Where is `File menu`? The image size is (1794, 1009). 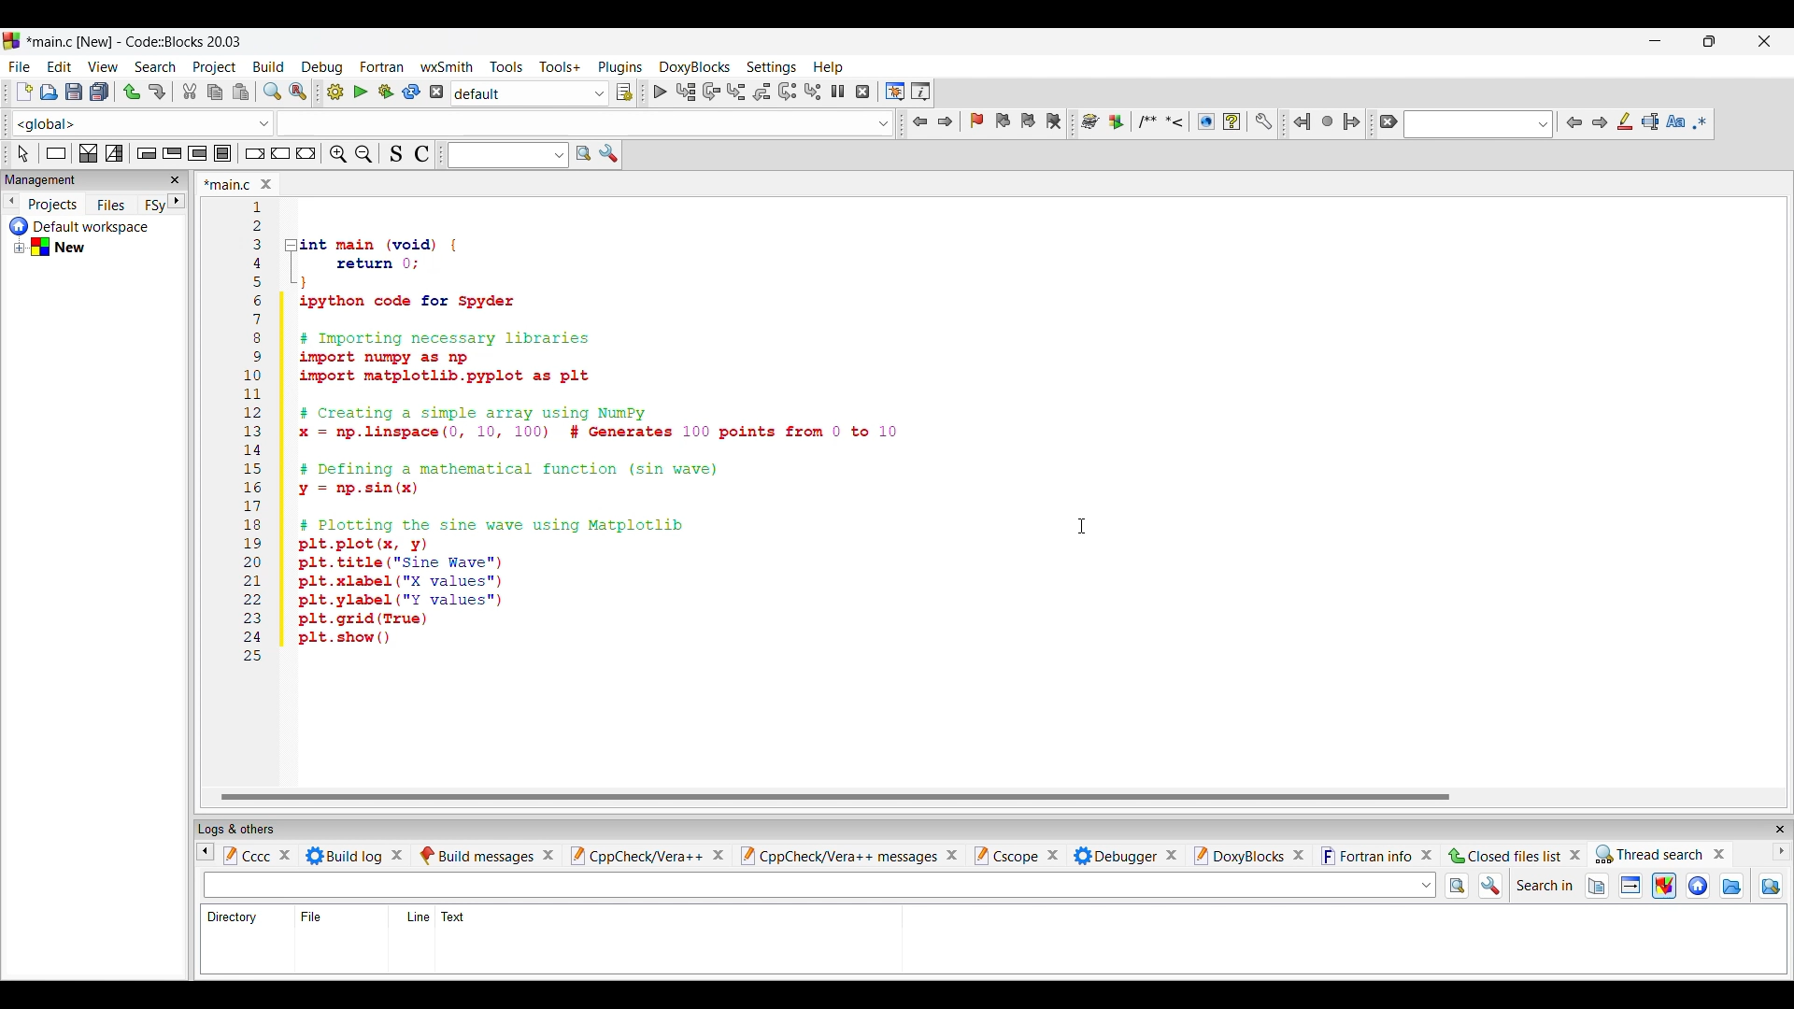
File menu is located at coordinates (19, 67).